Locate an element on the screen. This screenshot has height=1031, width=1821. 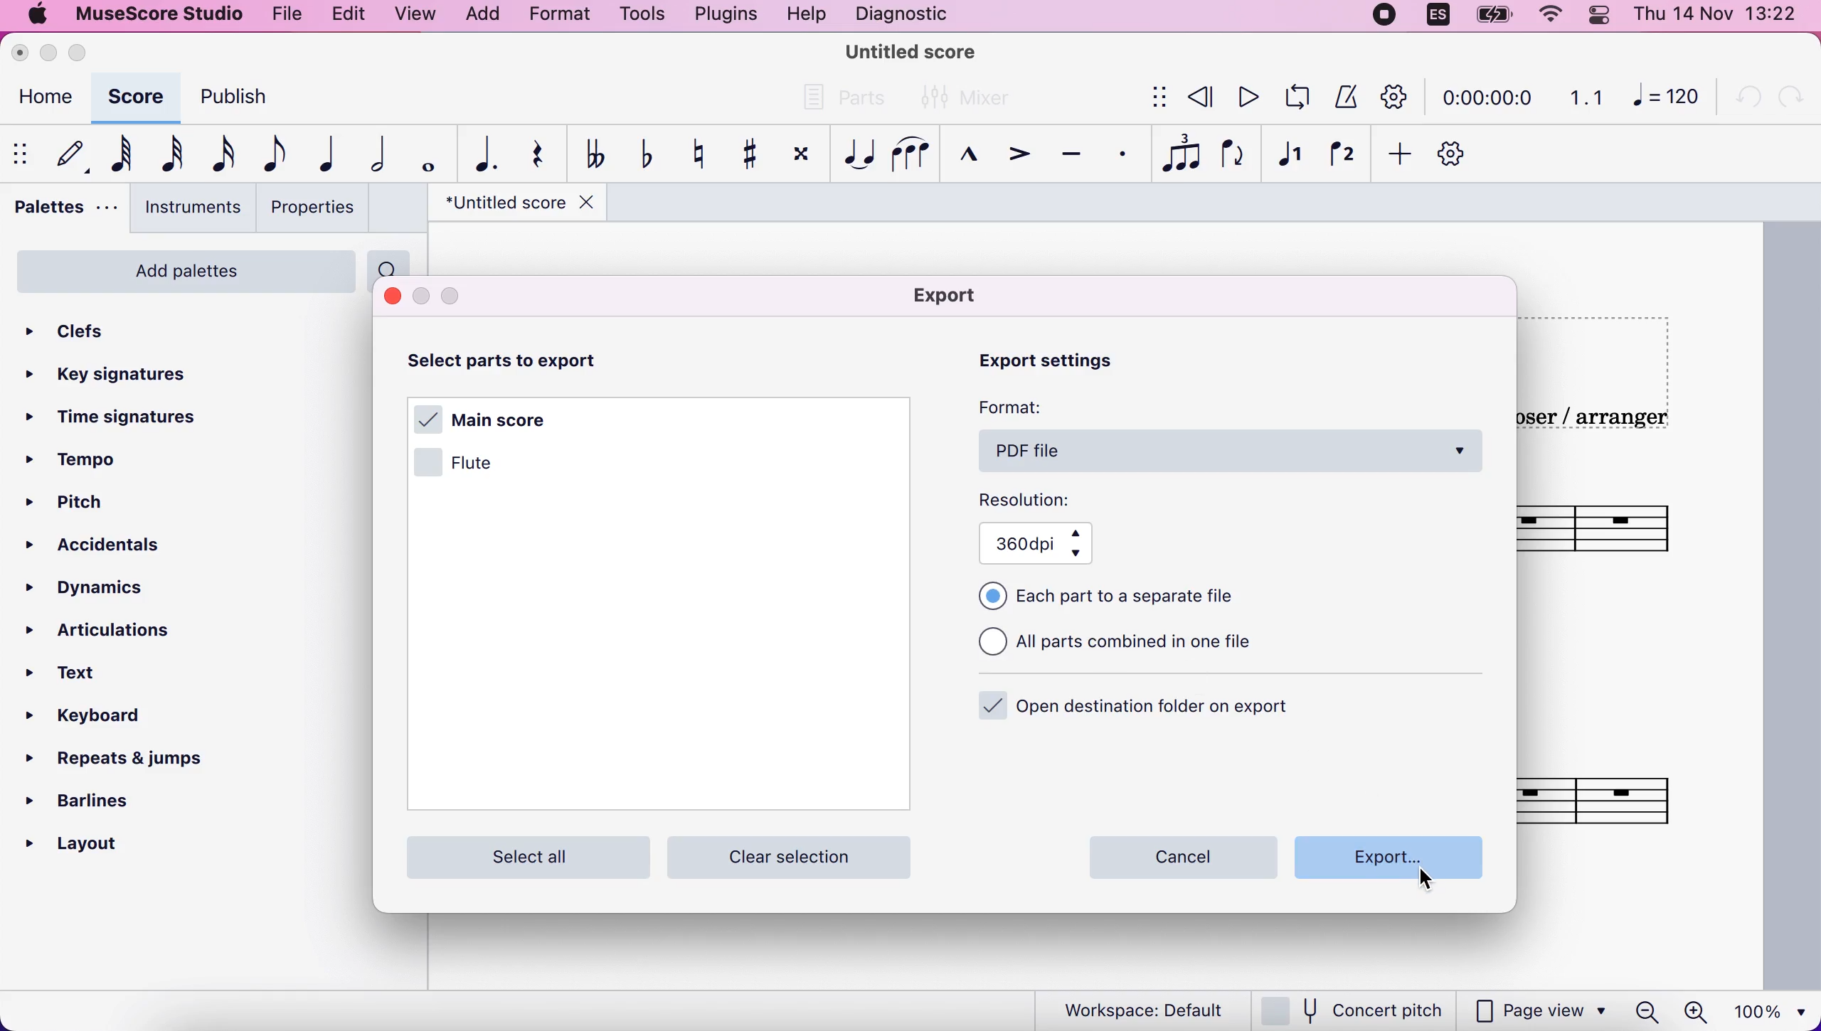
toggle natural is located at coordinates (696, 157).